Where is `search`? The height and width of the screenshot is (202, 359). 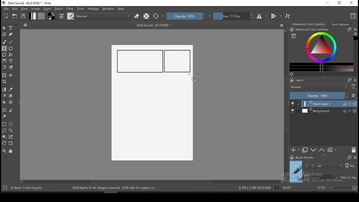
search is located at coordinates (319, 177).